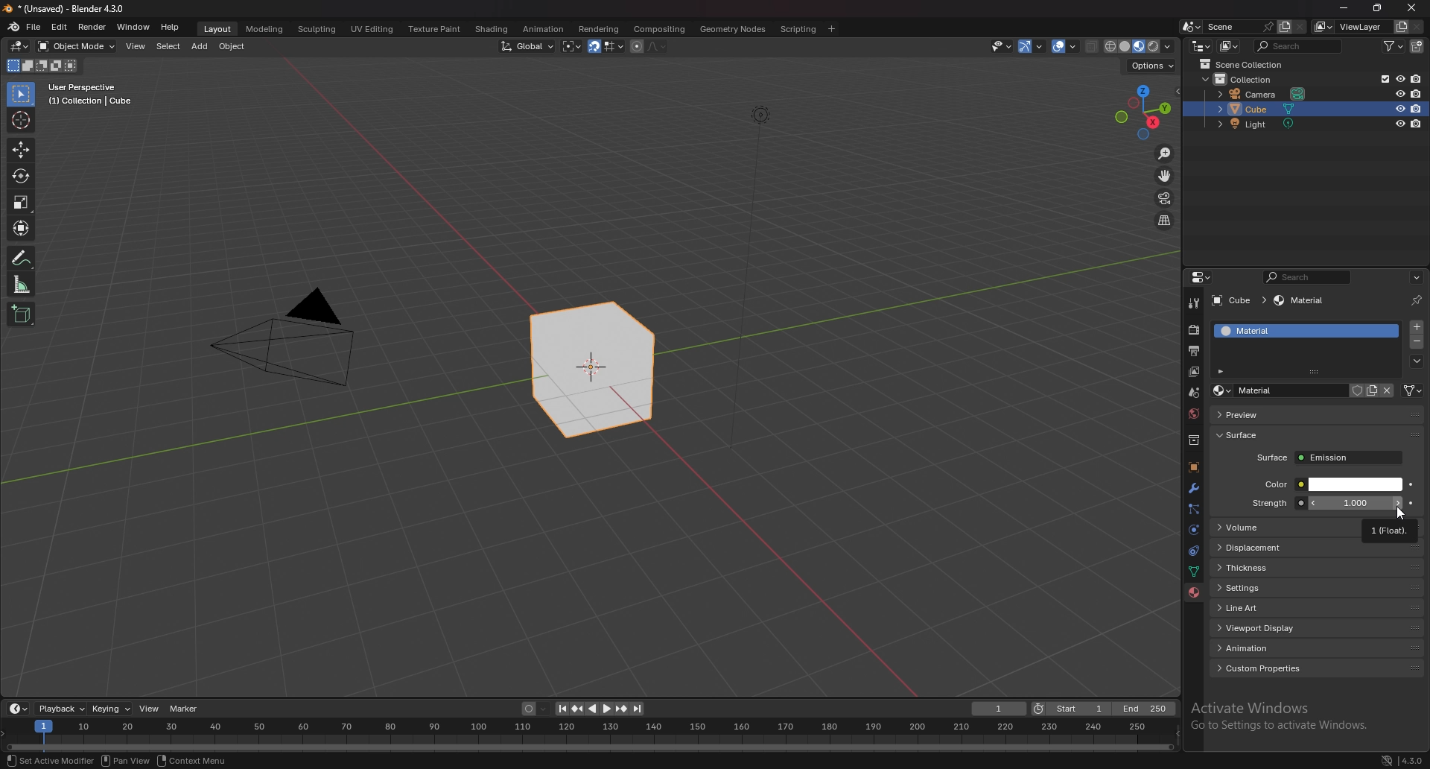  I want to click on , so click(1411, 759).